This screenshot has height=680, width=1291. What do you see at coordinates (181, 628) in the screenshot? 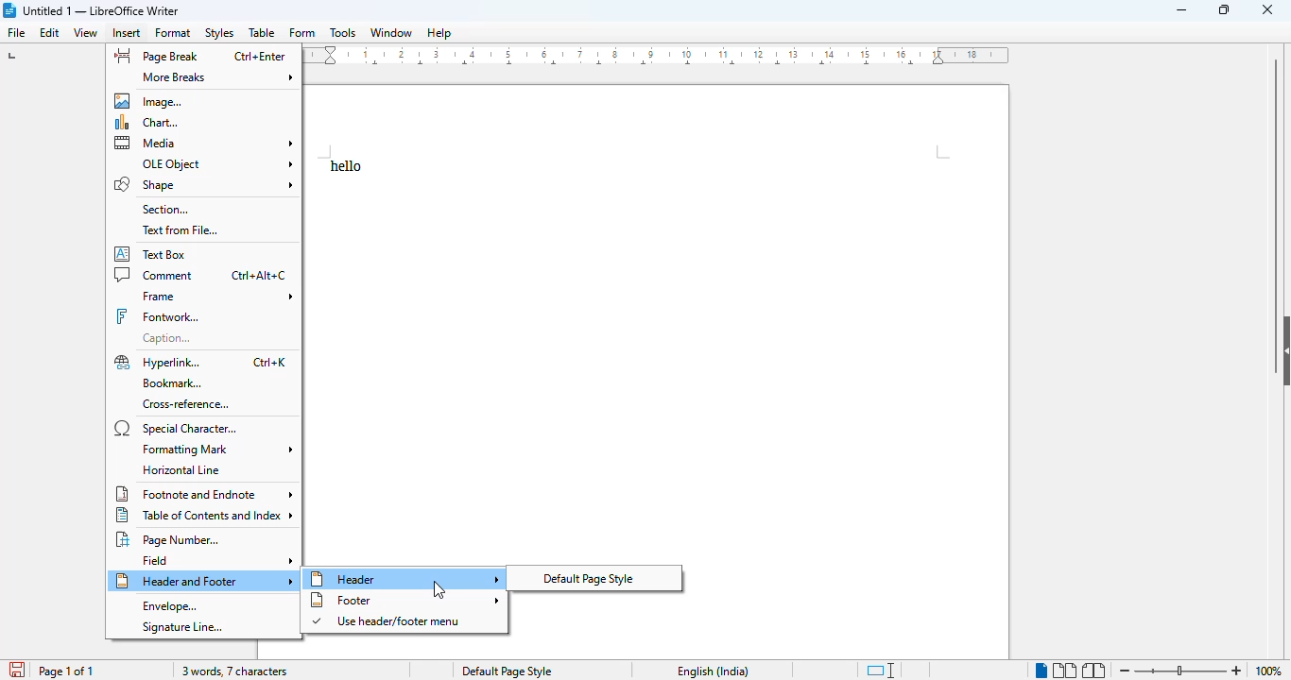
I see `signature line` at bounding box center [181, 628].